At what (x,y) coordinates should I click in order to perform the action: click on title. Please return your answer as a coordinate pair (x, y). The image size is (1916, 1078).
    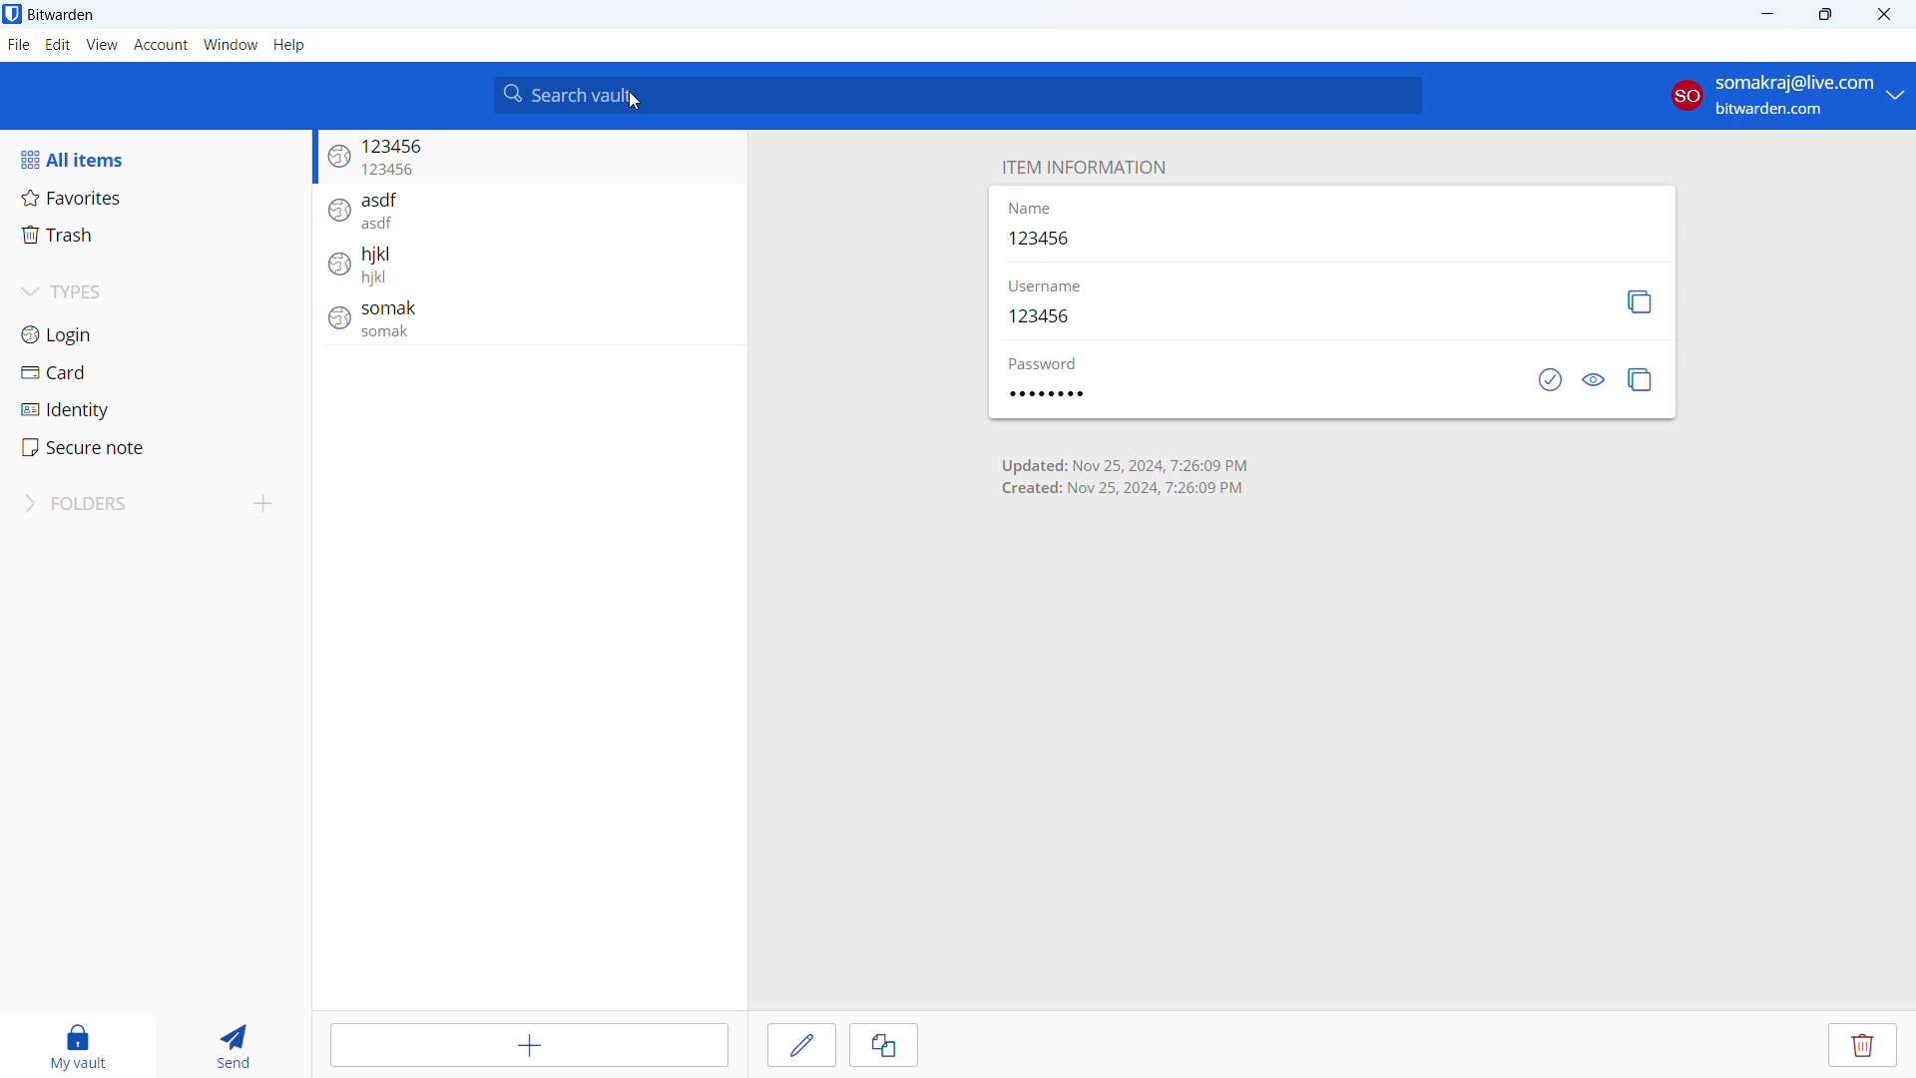
    Looking at the image, I should click on (61, 15).